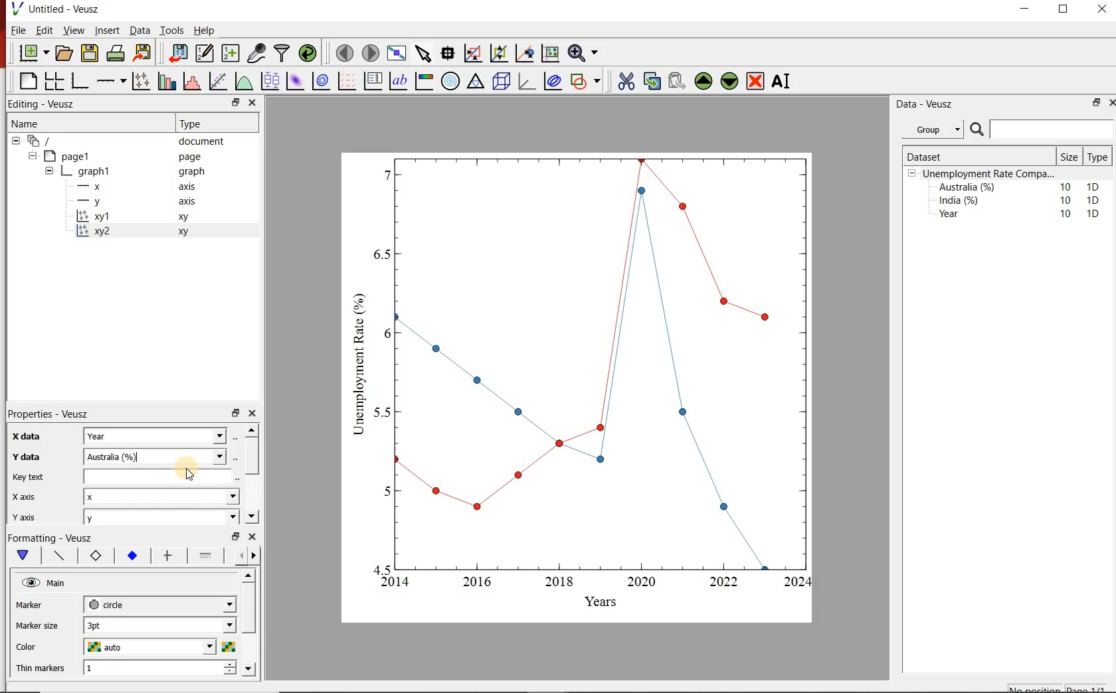  I want to click on move up, so click(252, 429).